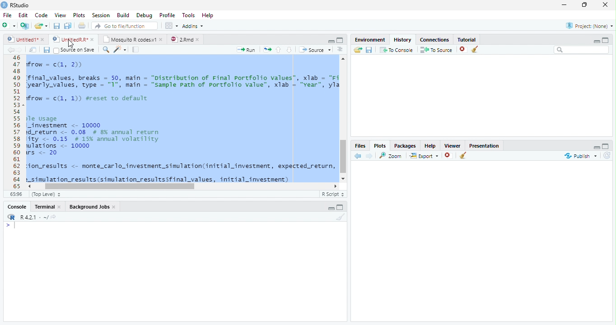  Describe the element at coordinates (29, 186) in the screenshot. I see `Scroll Left` at that location.